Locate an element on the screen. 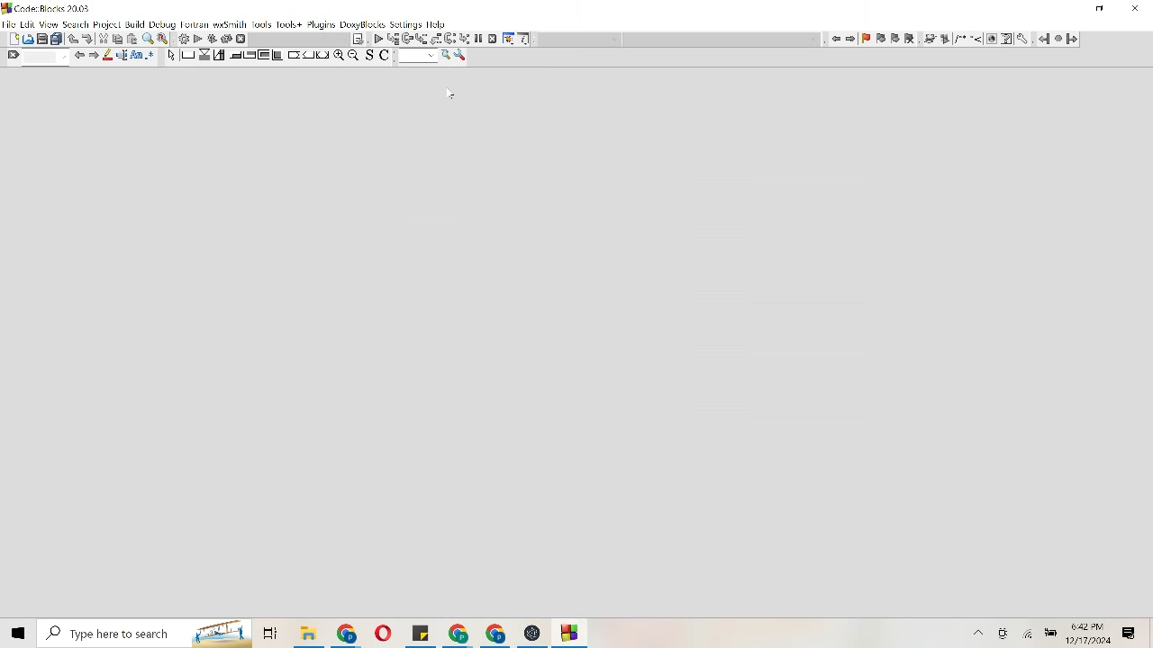 Image resolution: width=1153 pixels, height=648 pixels. move right is located at coordinates (851, 39).